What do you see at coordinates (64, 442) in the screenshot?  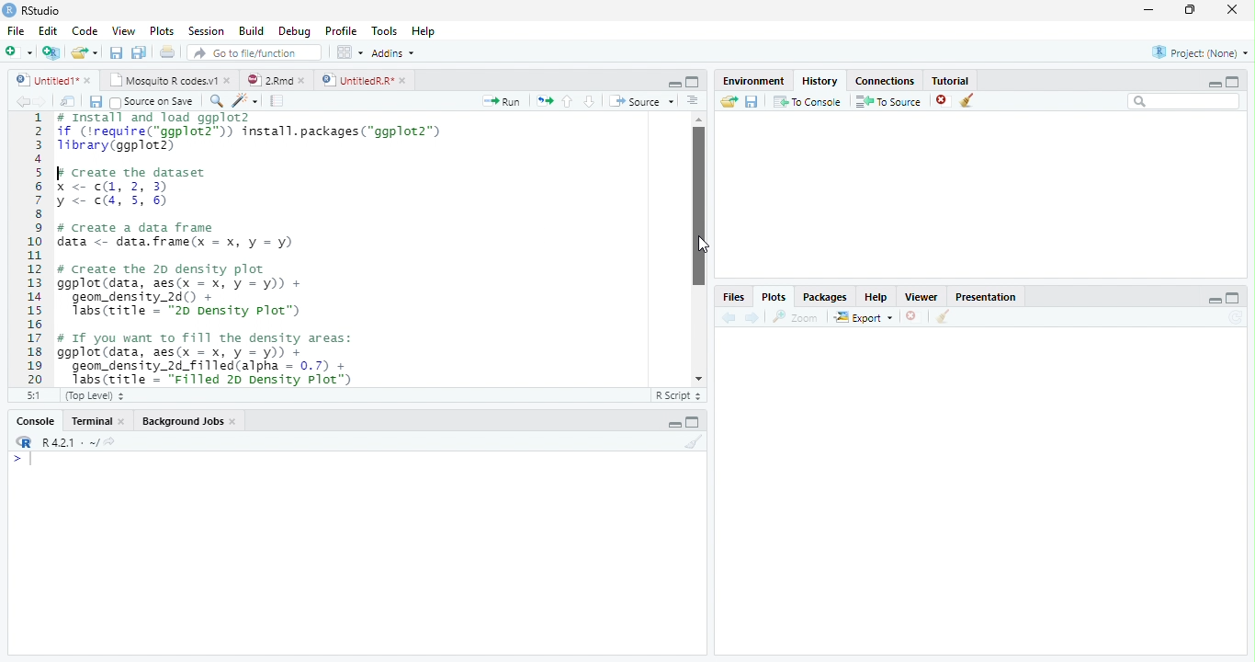 I see `R421 - ~/` at bounding box center [64, 442].